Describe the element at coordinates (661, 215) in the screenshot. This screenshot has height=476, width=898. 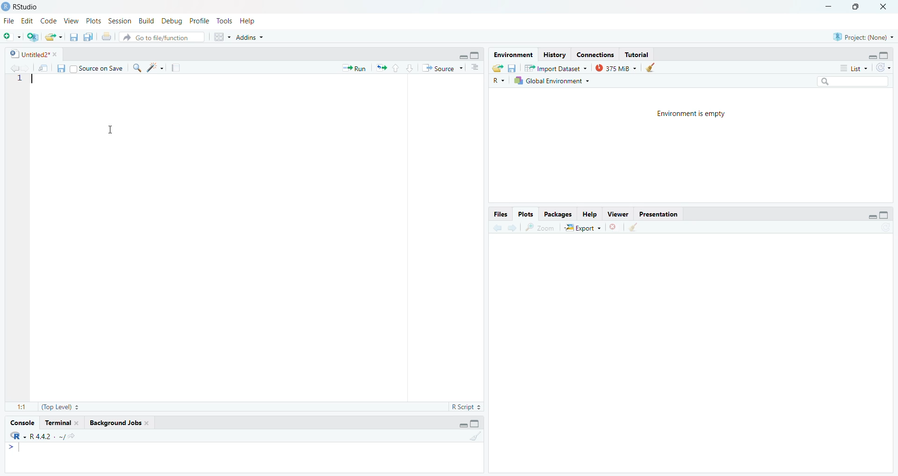
I see `Presentation` at that location.